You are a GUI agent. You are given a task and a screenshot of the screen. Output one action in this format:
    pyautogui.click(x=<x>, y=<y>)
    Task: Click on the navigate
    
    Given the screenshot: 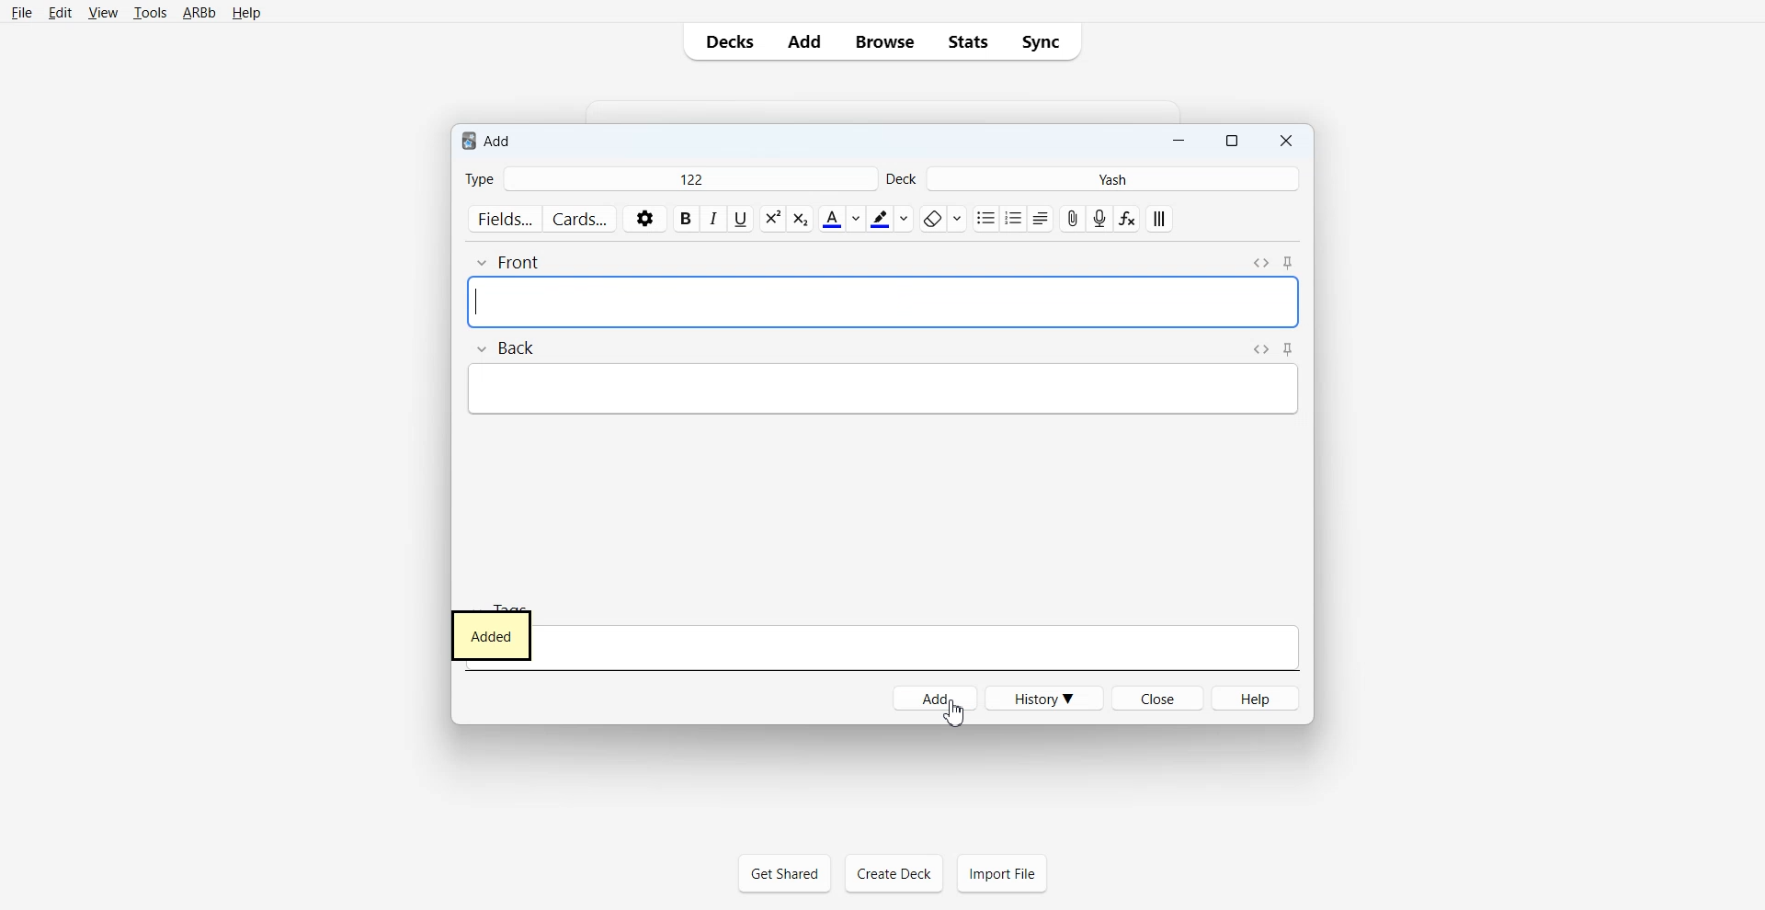 What is the action you would take?
    pyautogui.click(x=1275, y=258)
    